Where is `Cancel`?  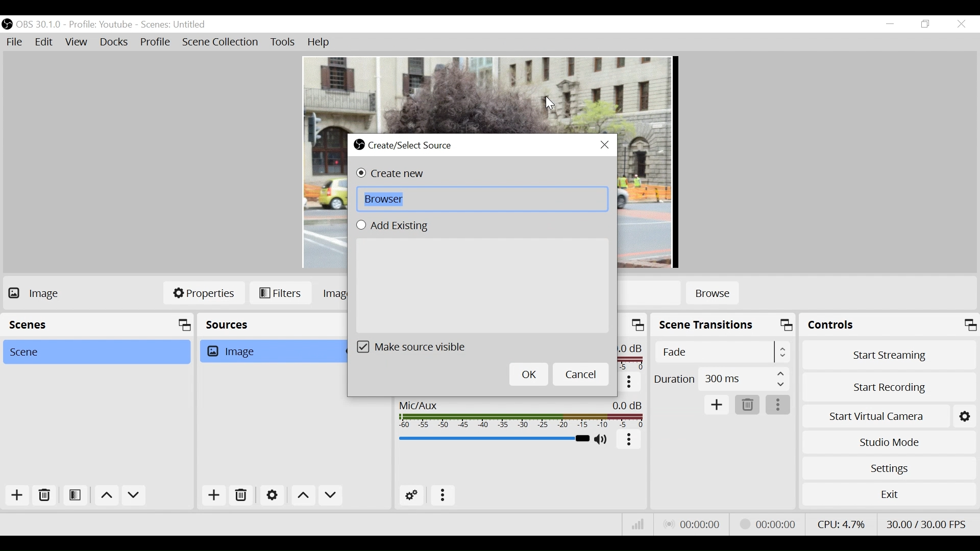
Cancel is located at coordinates (581, 374).